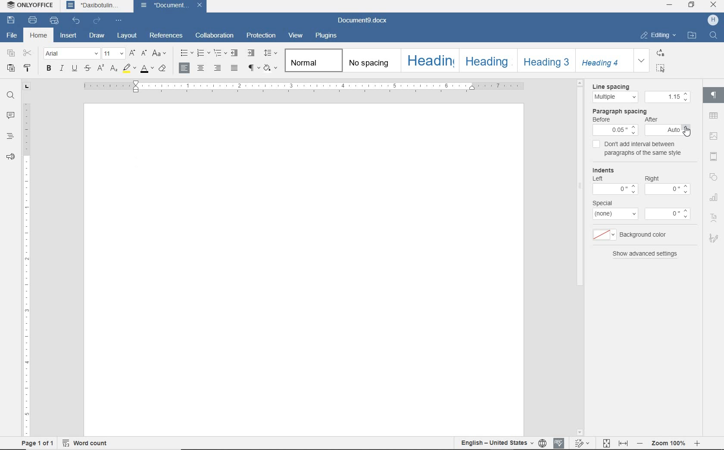 The image size is (724, 450). Describe the element at coordinates (643, 235) in the screenshot. I see `background color` at that location.